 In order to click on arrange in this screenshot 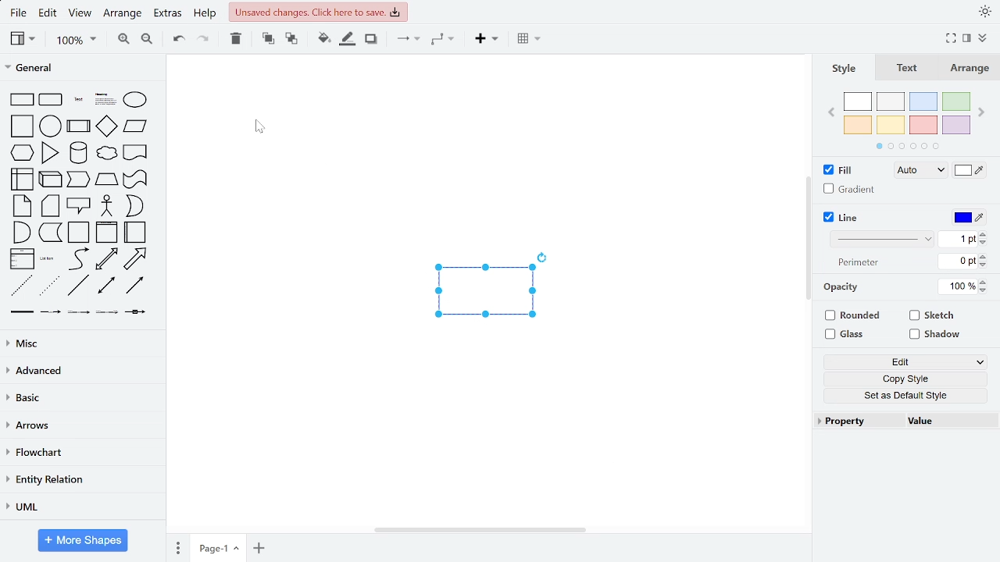, I will do `click(970, 68)`.